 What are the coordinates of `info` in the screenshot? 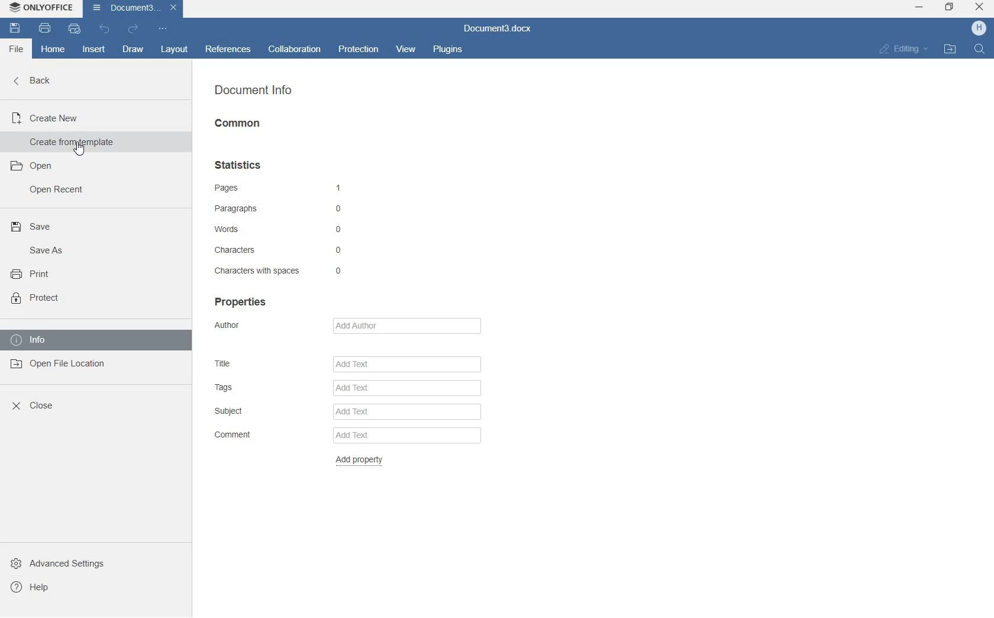 It's located at (79, 342).